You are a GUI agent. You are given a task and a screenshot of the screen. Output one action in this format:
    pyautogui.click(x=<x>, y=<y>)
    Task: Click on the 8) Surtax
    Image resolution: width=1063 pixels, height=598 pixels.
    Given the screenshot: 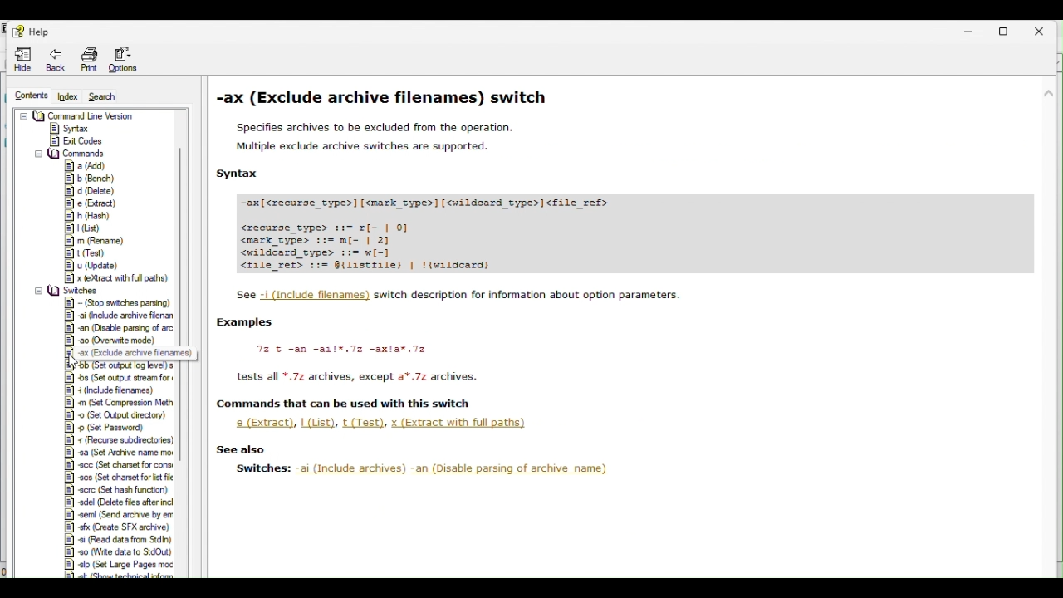 What is the action you would take?
    pyautogui.click(x=70, y=127)
    